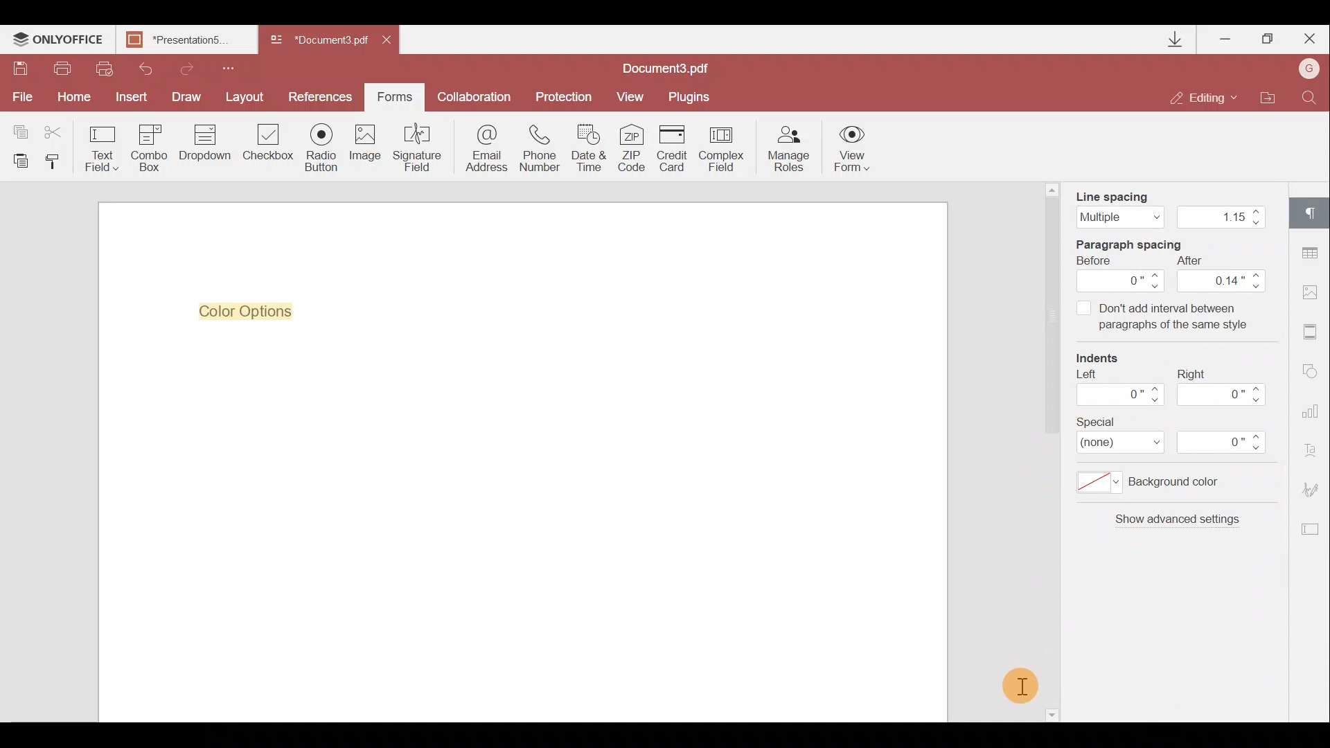 The width and height of the screenshot is (1330, 748). Describe the element at coordinates (59, 42) in the screenshot. I see `ONLYOFFICE` at that location.